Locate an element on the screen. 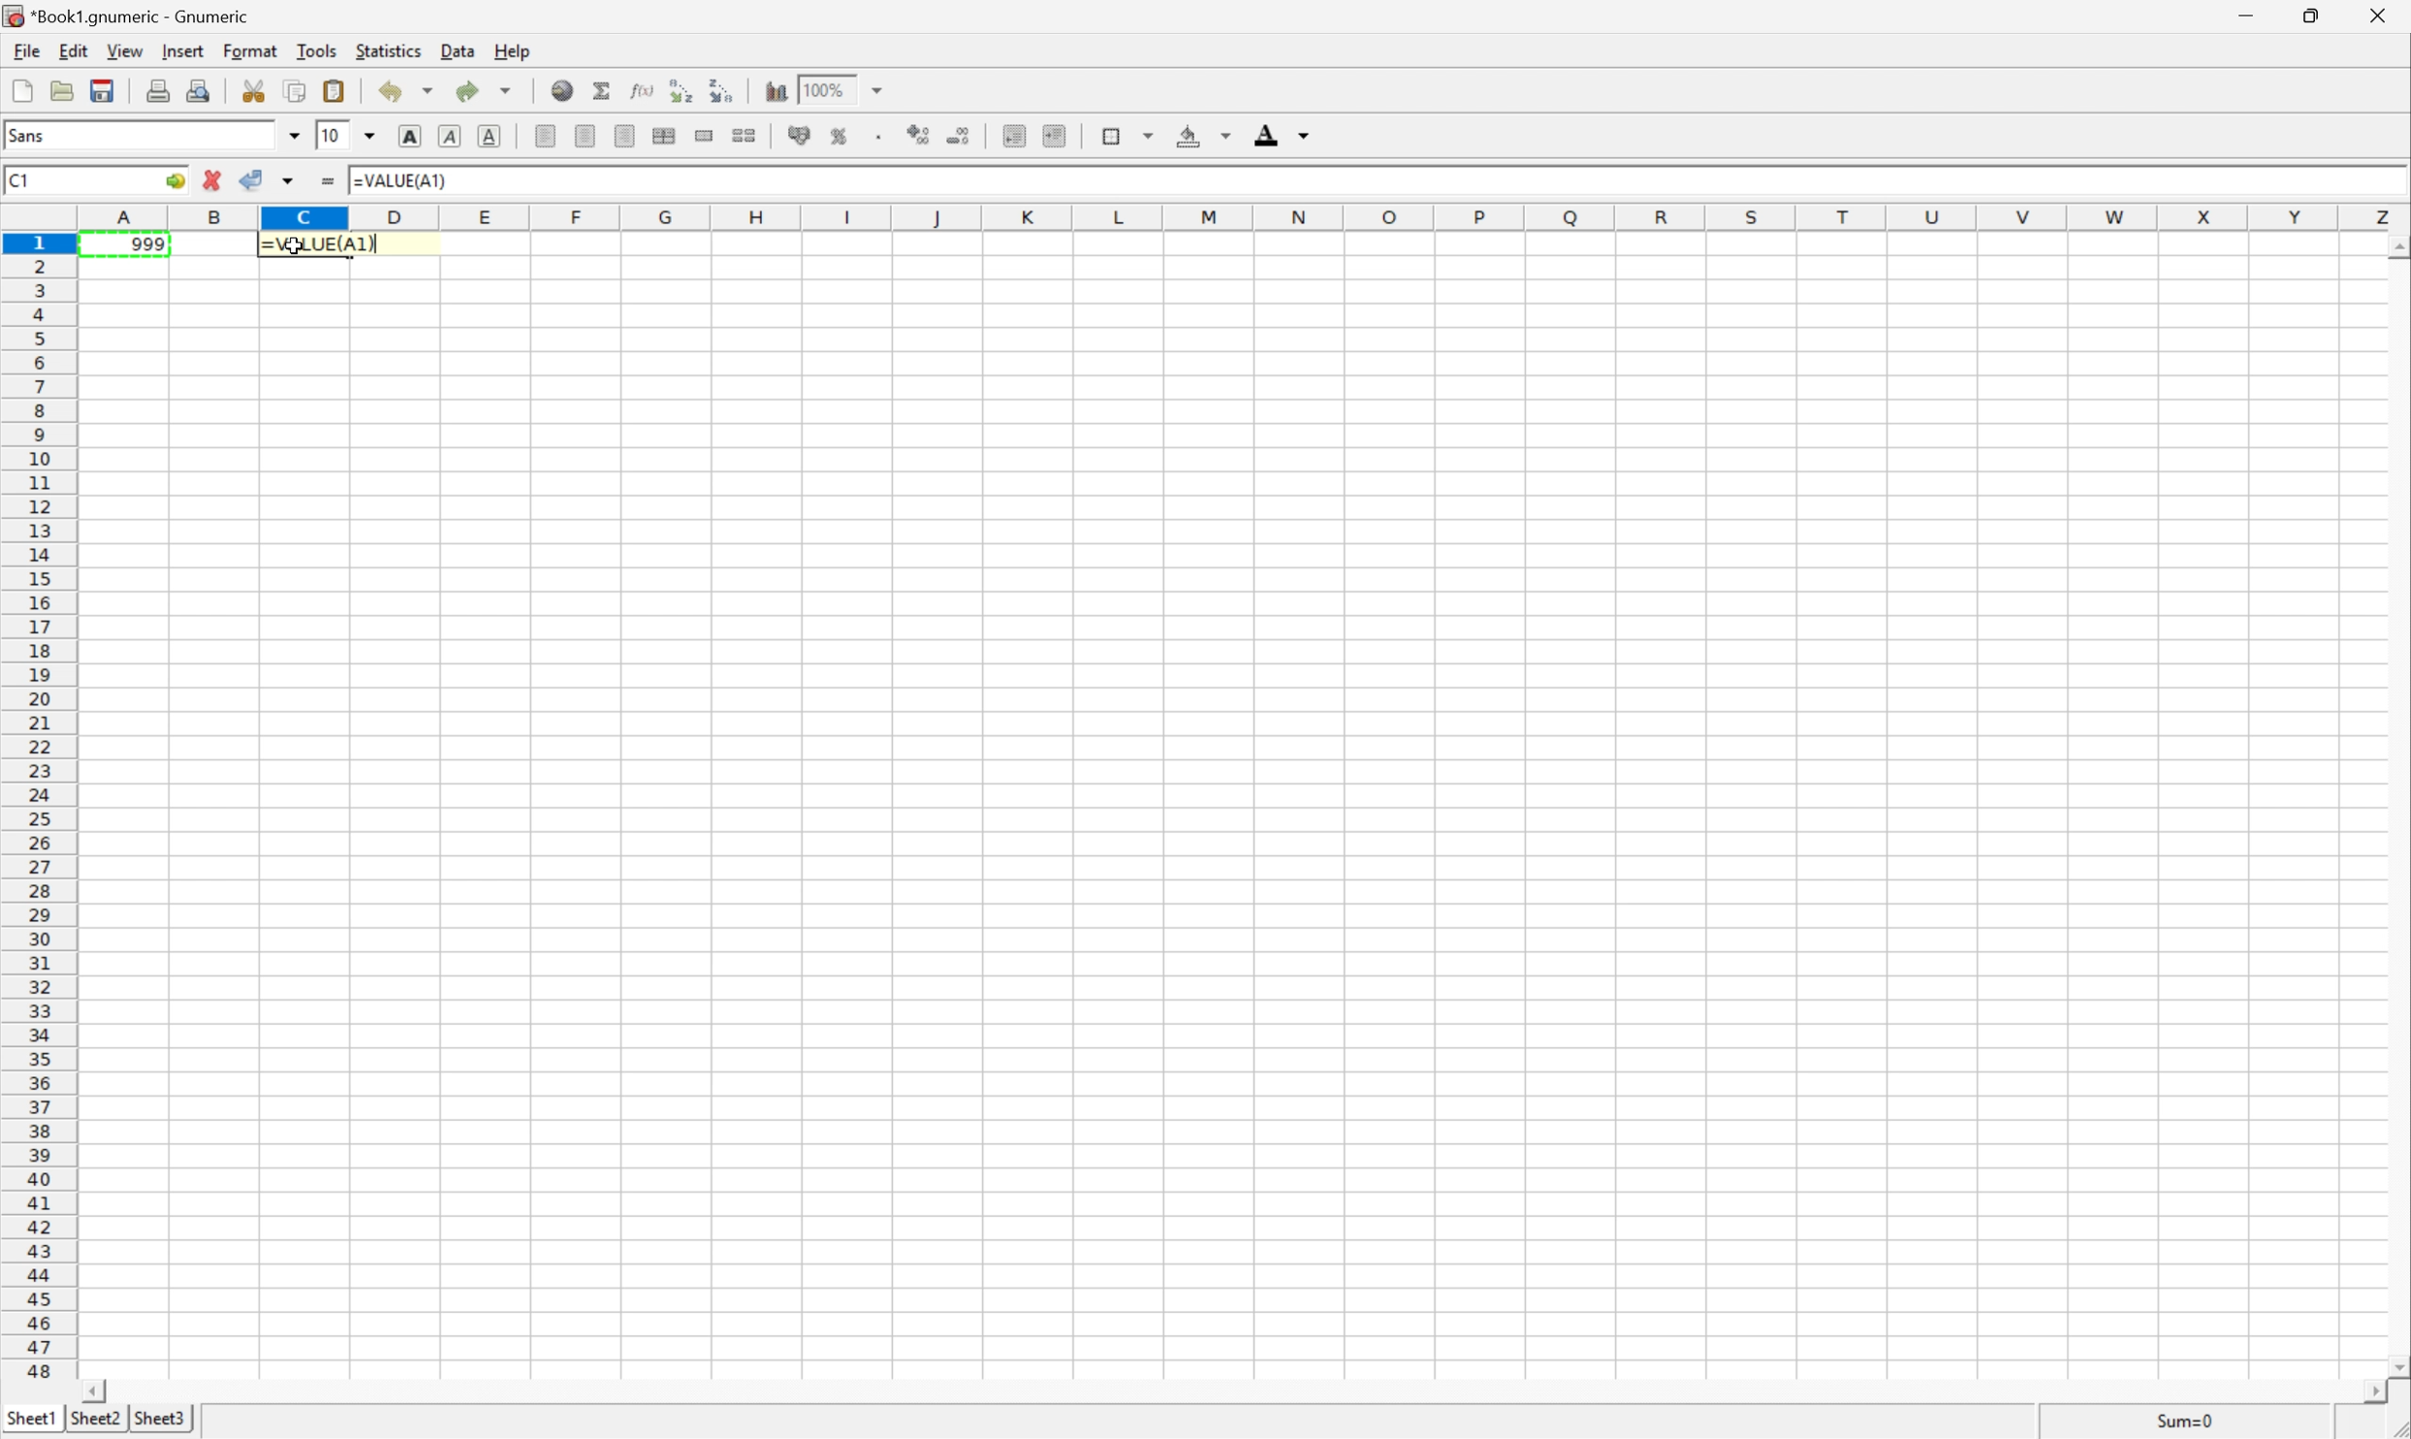 The width and height of the screenshot is (2411, 1439). Formula bar is located at coordinates (1425, 183).